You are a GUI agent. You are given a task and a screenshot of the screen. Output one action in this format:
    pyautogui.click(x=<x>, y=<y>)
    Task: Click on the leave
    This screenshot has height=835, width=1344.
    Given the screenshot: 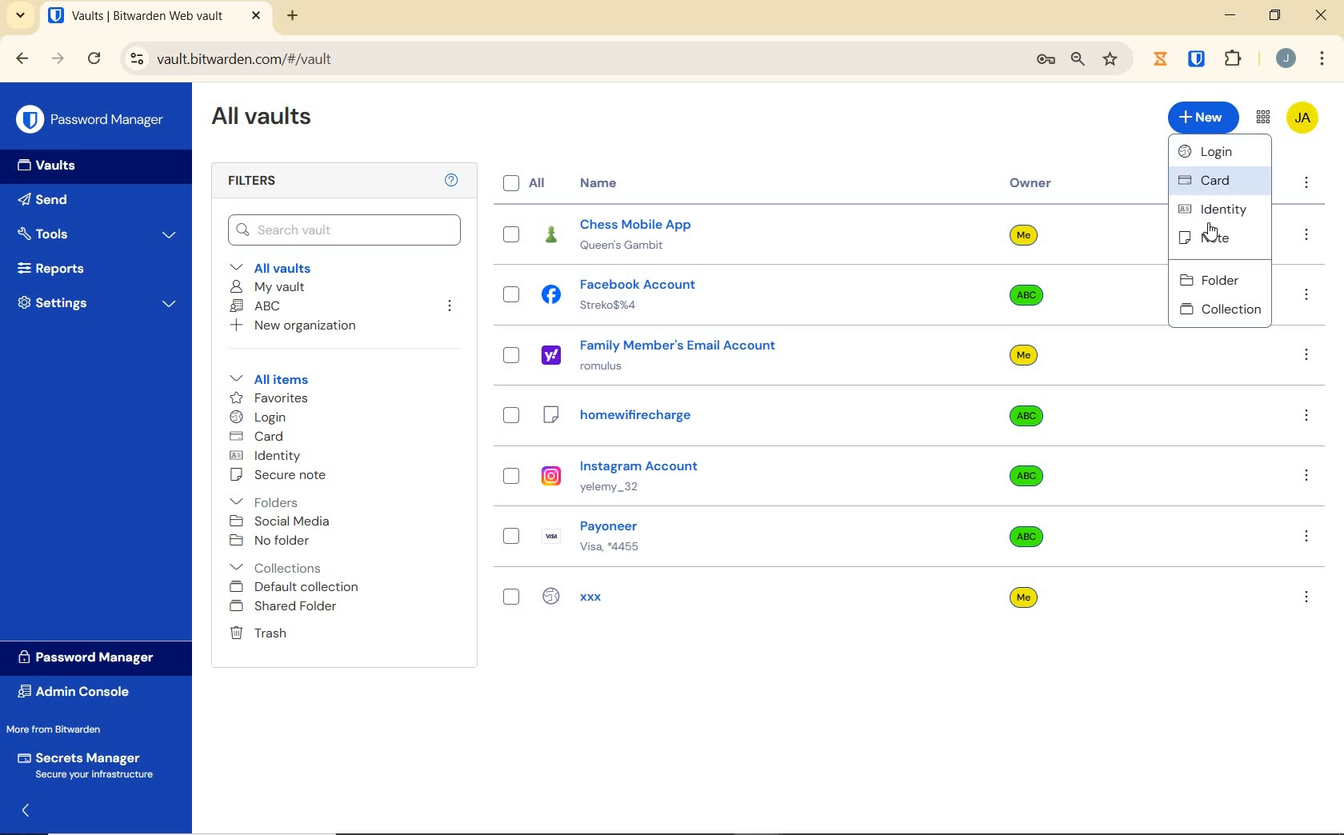 What is the action you would take?
    pyautogui.click(x=450, y=306)
    